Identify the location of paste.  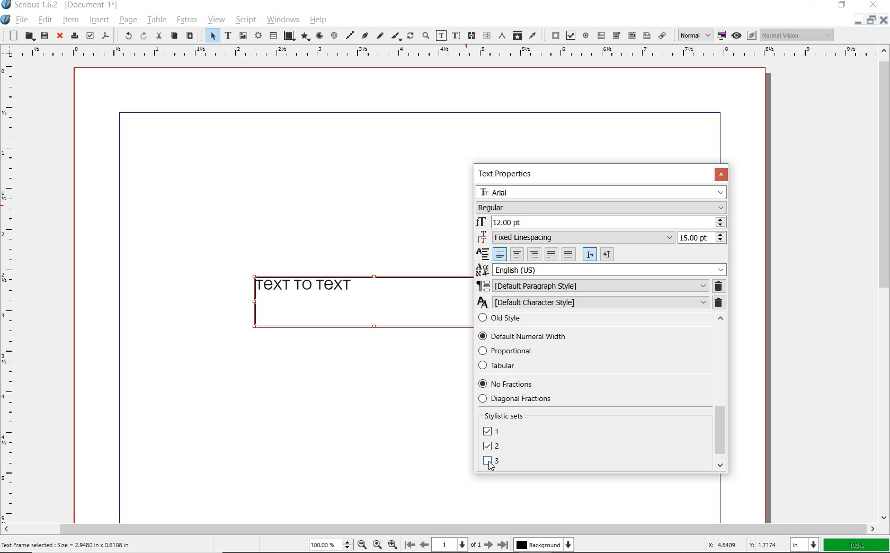
(189, 36).